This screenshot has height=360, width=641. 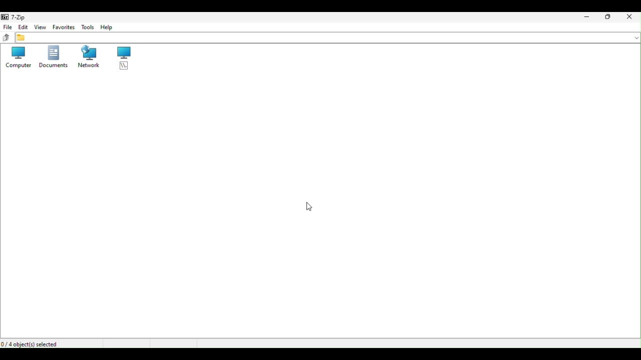 What do you see at coordinates (308, 206) in the screenshot?
I see `Mouse` at bounding box center [308, 206].